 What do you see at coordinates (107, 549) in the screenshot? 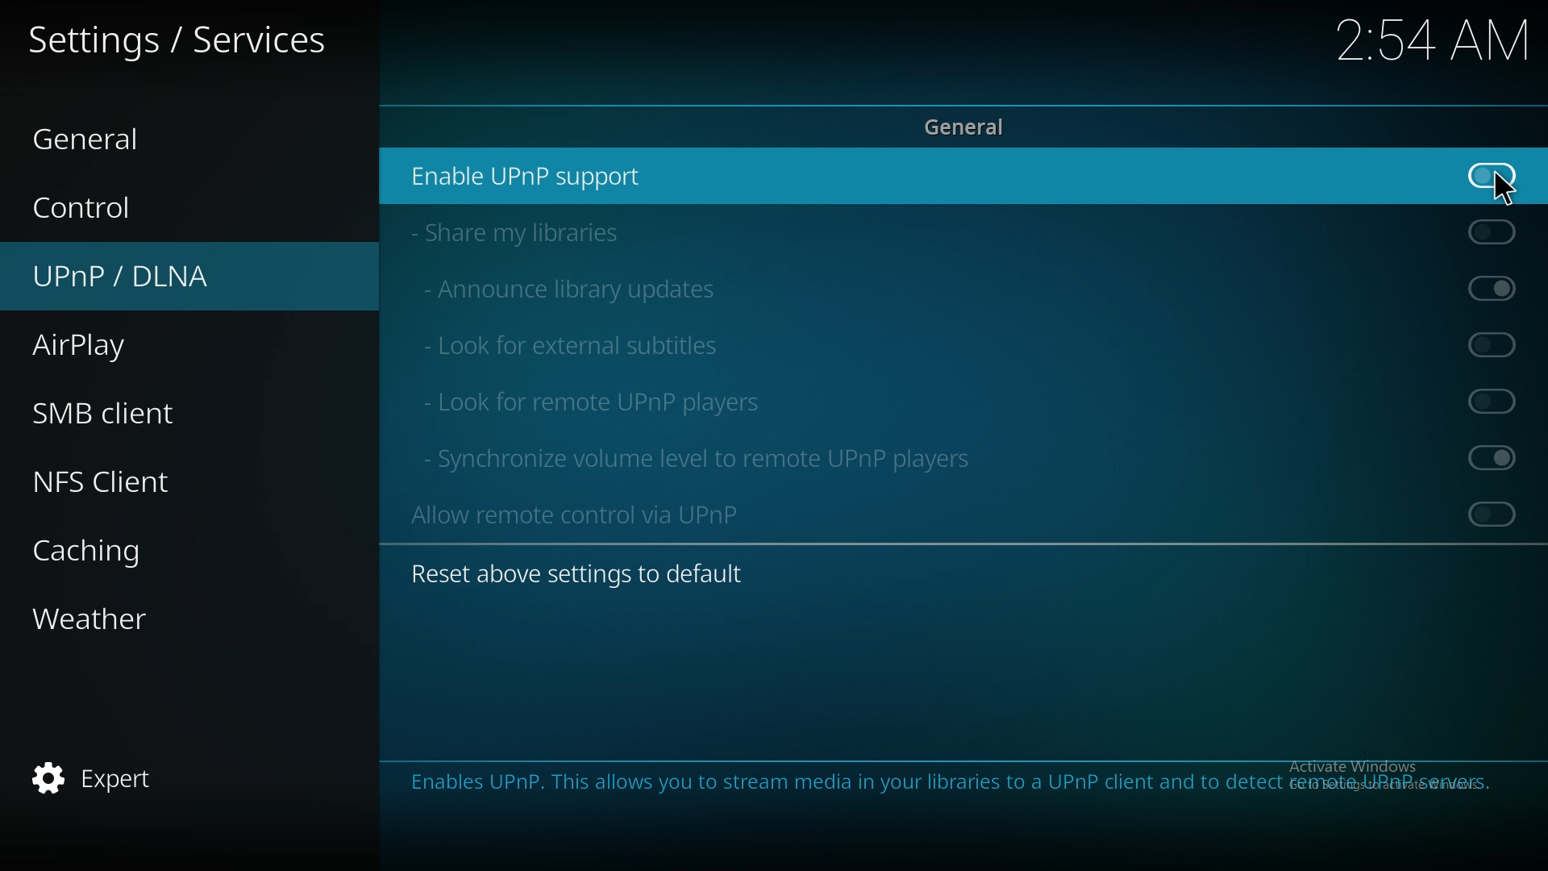
I see `caching` at bounding box center [107, 549].